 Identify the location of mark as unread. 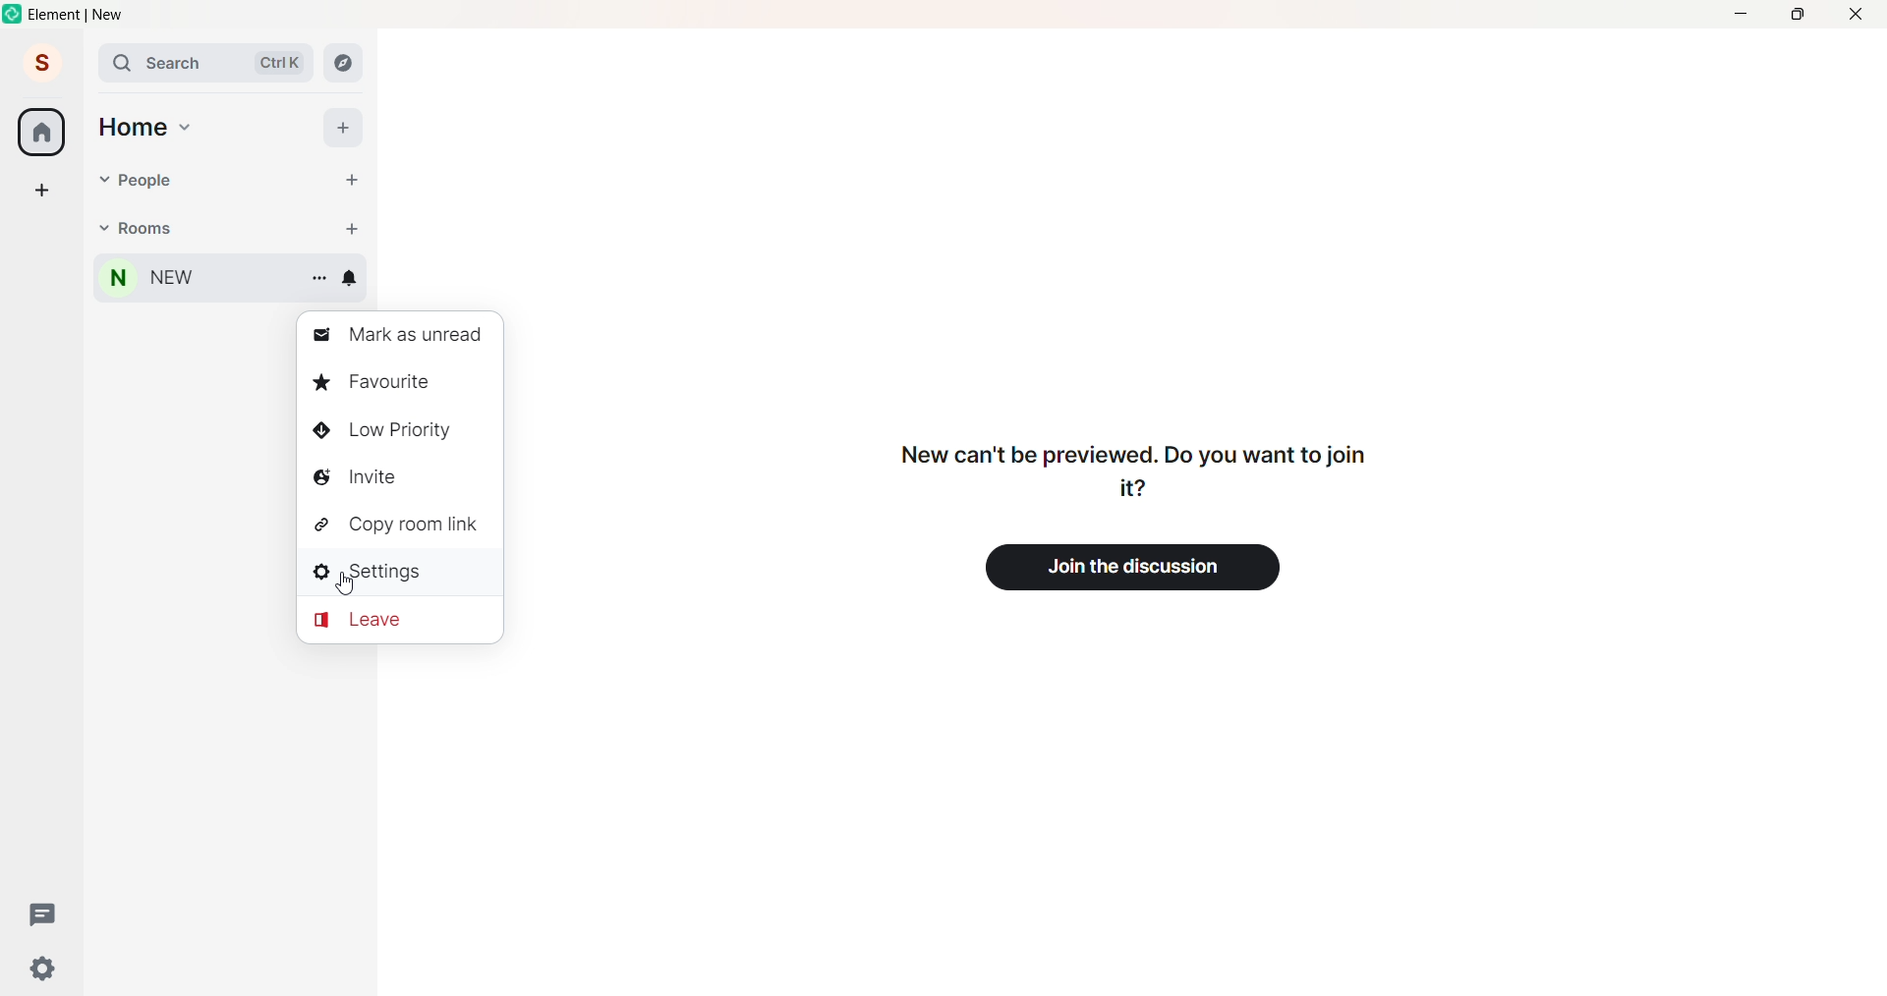
(404, 331).